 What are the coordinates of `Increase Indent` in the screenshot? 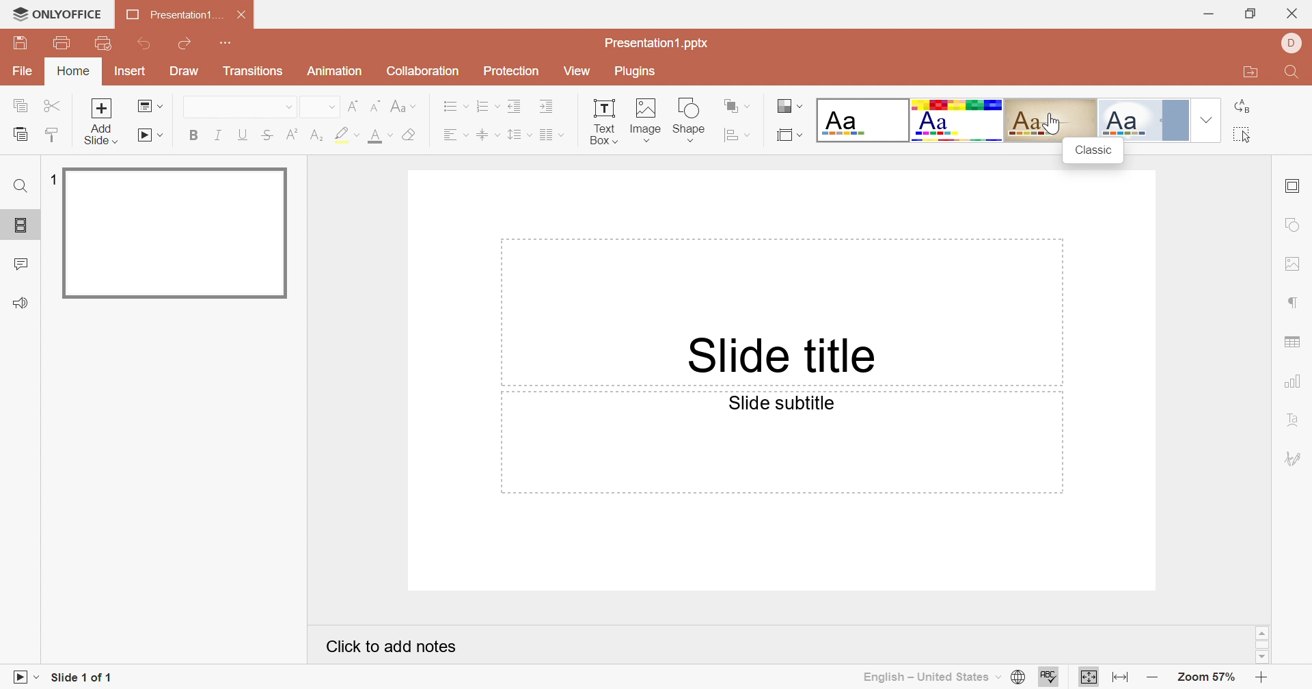 It's located at (547, 106).